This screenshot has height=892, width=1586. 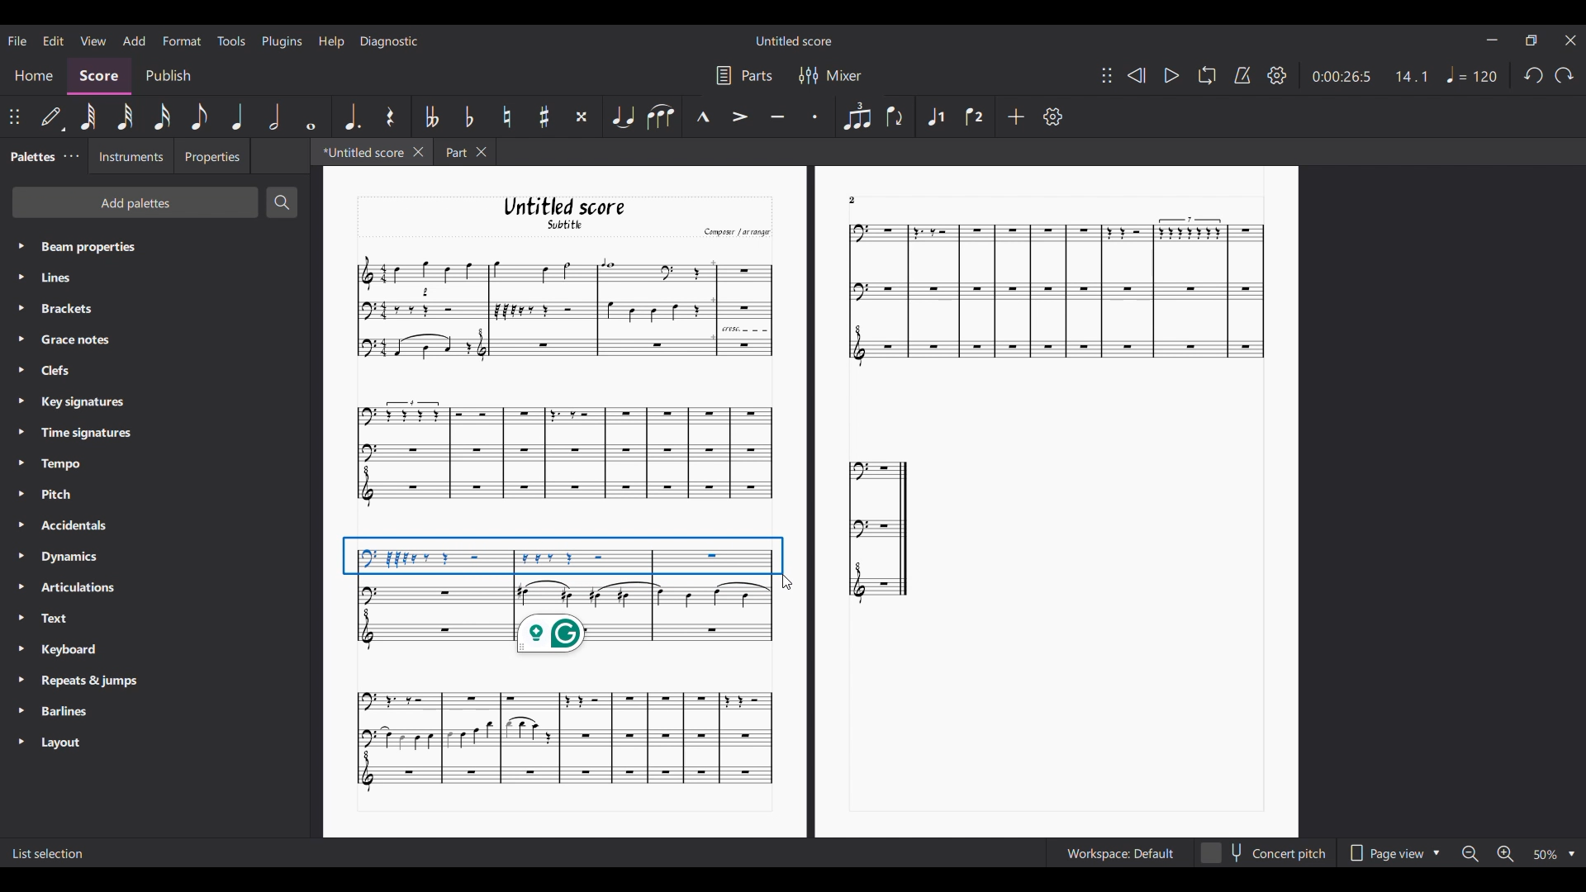 I want to click on Toggle natural, so click(x=506, y=116).